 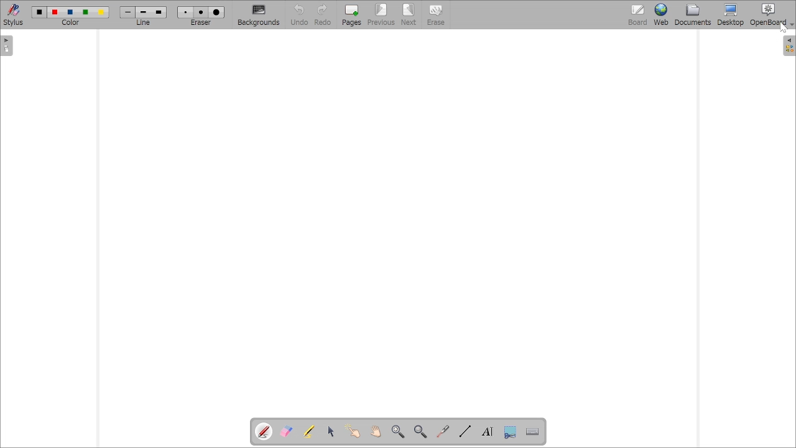 I want to click on Draw lines, so click(x=465, y=430).